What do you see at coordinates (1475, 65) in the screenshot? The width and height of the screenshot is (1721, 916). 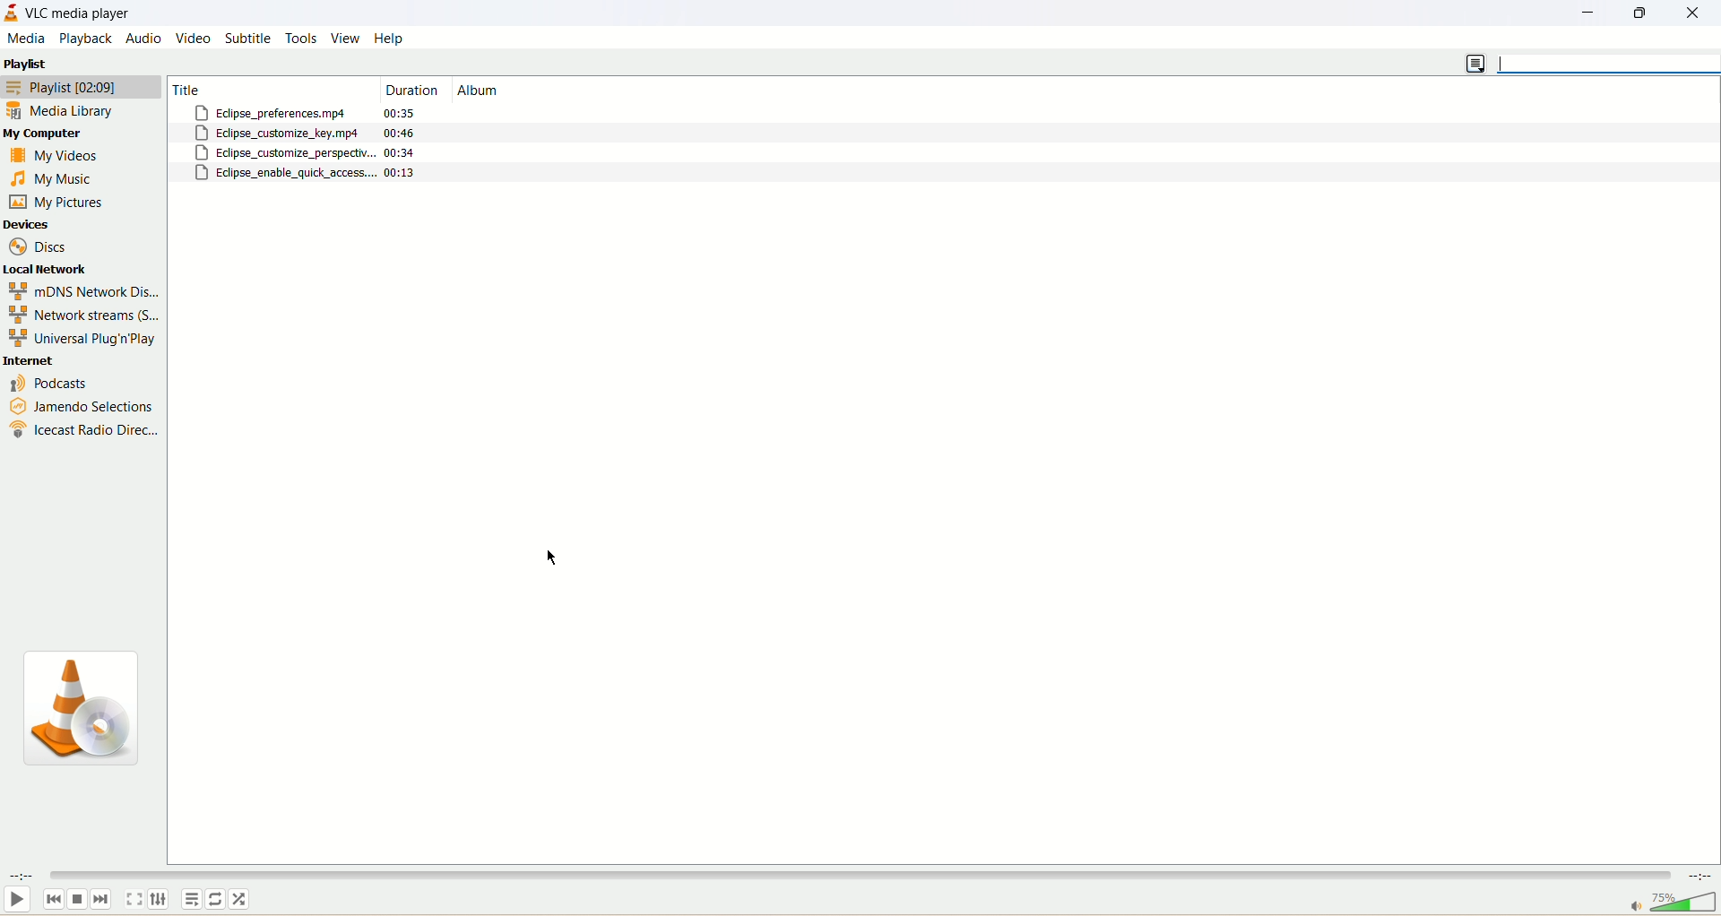 I see `change view` at bounding box center [1475, 65].